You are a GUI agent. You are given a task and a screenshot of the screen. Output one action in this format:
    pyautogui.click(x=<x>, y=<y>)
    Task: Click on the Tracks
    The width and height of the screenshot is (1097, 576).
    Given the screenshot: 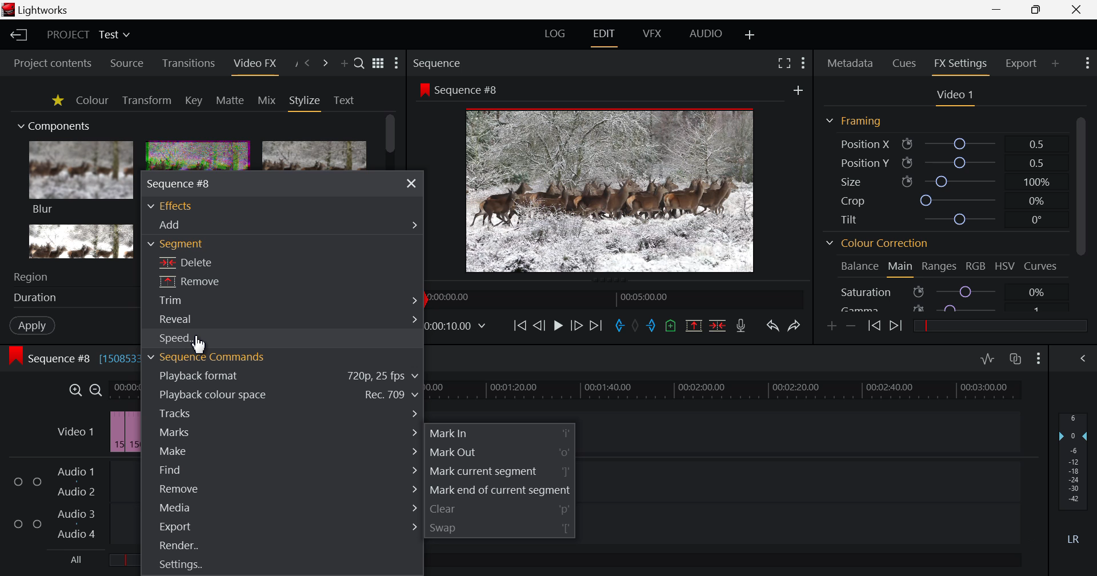 What is the action you would take?
    pyautogui.click(x=283, y=413)
    